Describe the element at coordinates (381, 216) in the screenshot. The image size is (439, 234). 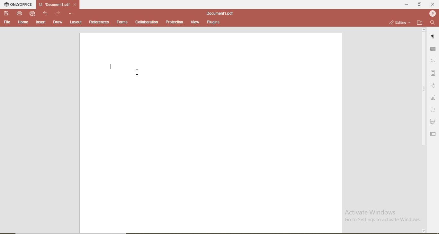
I see `Activate Windows
Go to Settings to activate Windows.` at that location.